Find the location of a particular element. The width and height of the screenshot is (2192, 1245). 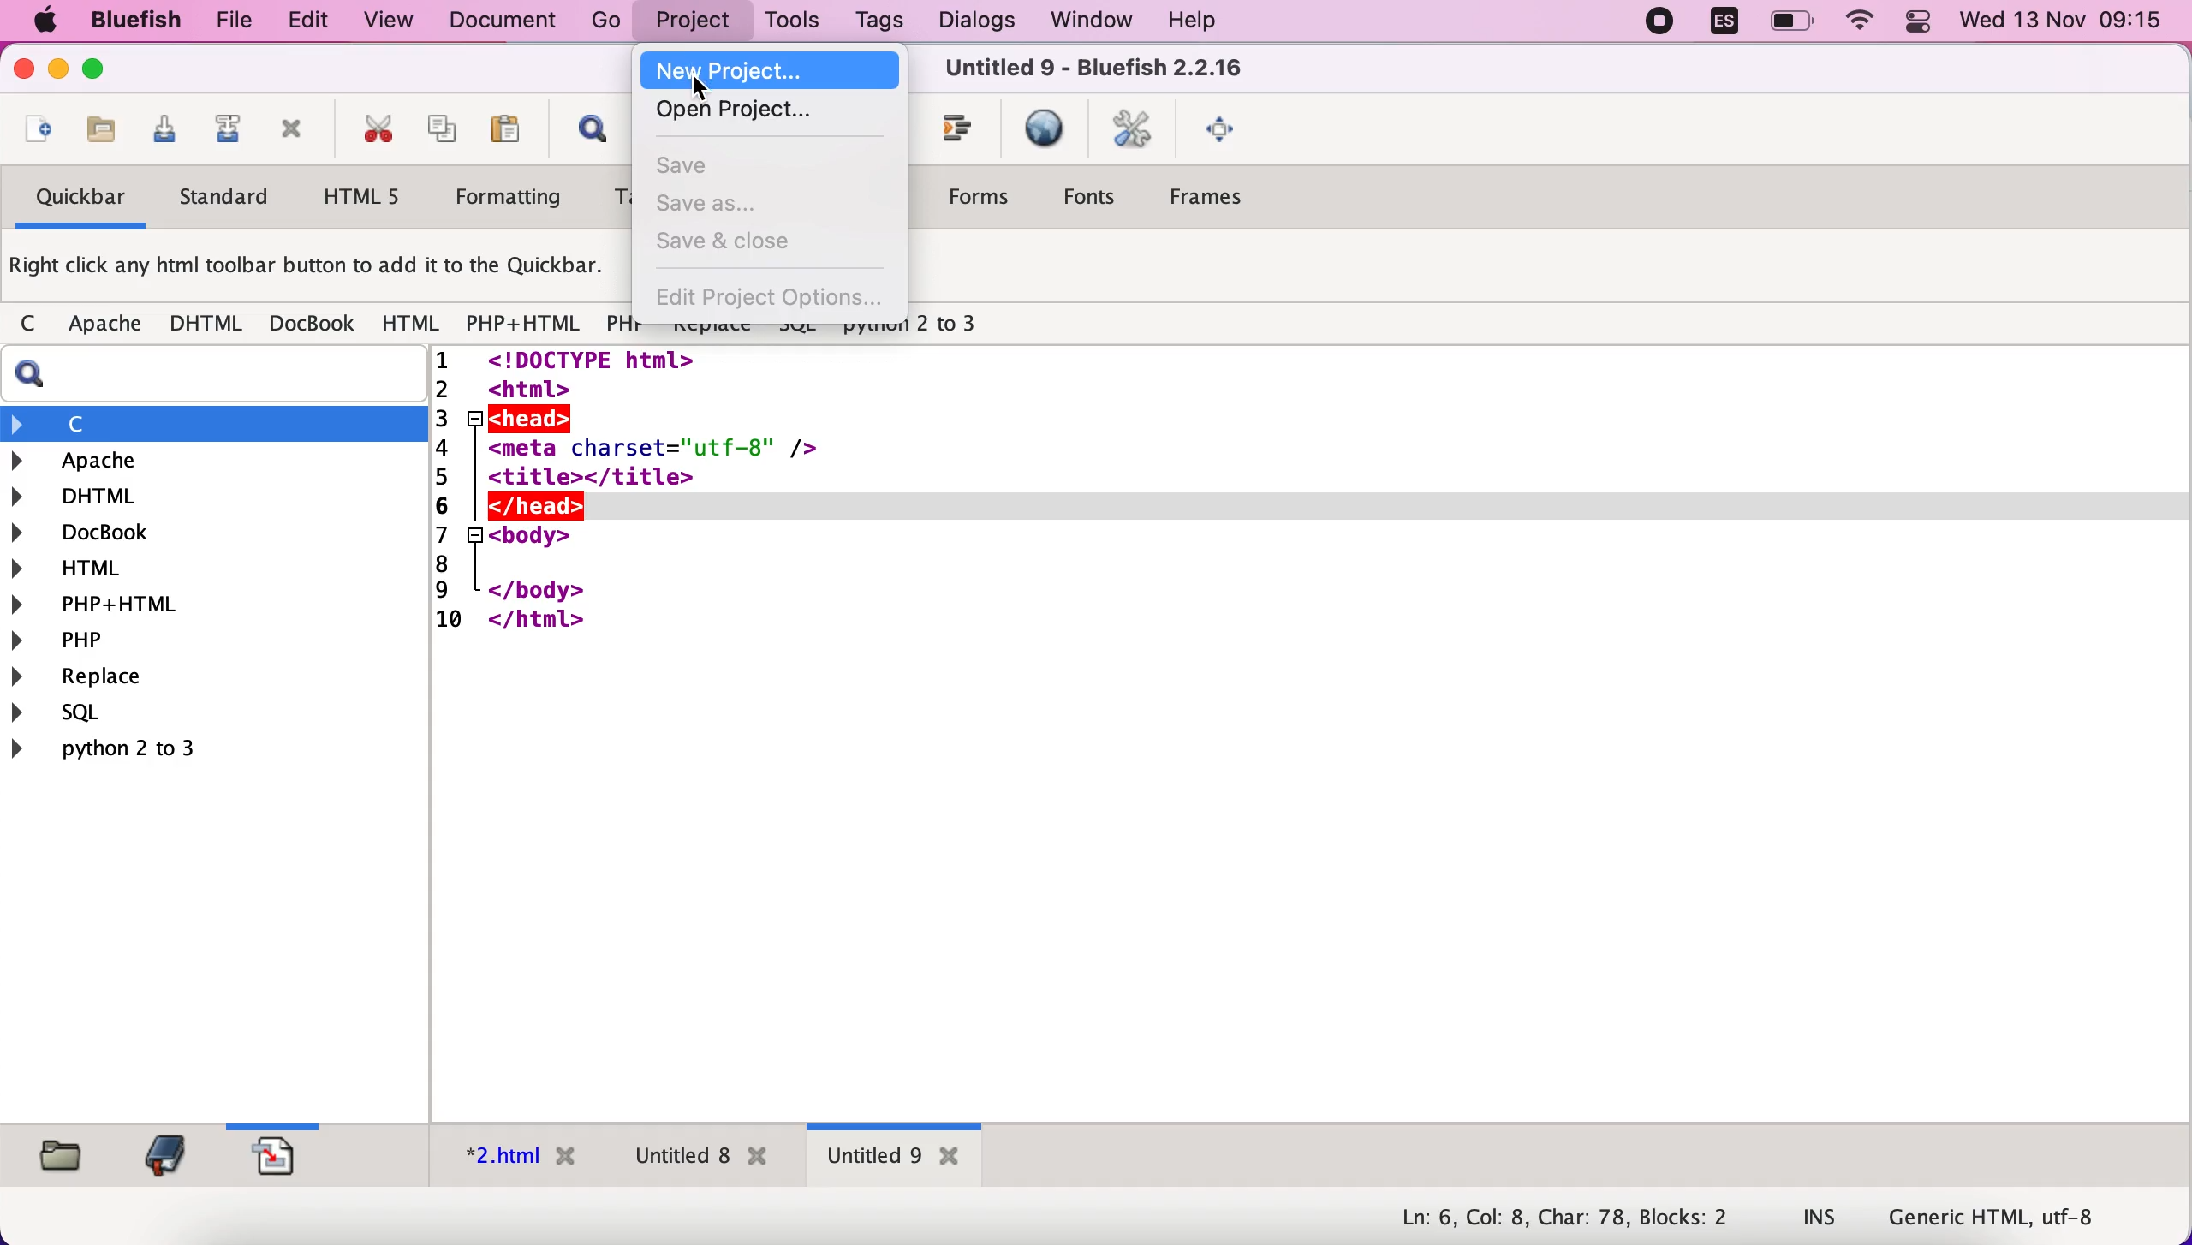

tab is located at coordinates (696, 1159).